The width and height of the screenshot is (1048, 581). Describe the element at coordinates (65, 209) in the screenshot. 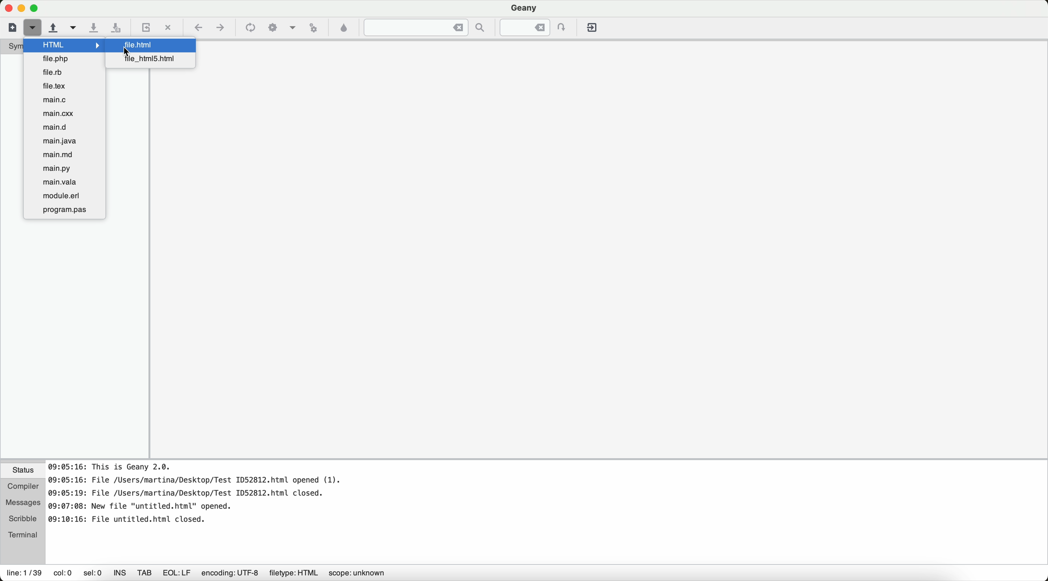

I see `program.pas` at that location.